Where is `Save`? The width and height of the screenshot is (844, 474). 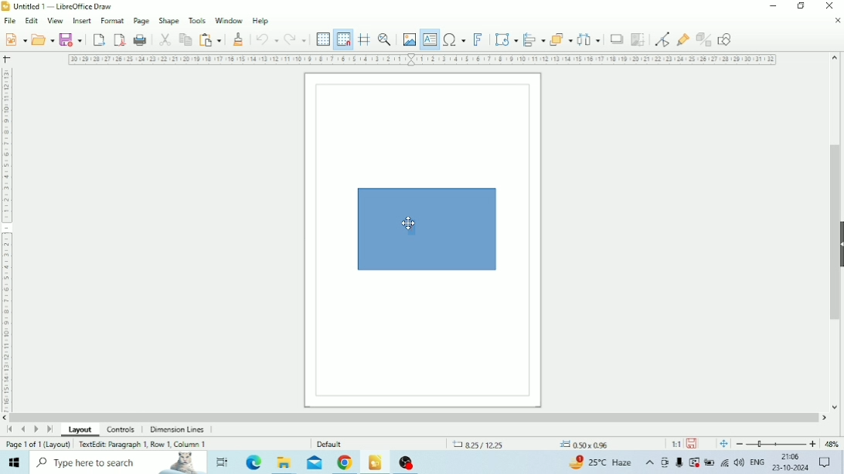 Save is located at coordinates (693, 443).